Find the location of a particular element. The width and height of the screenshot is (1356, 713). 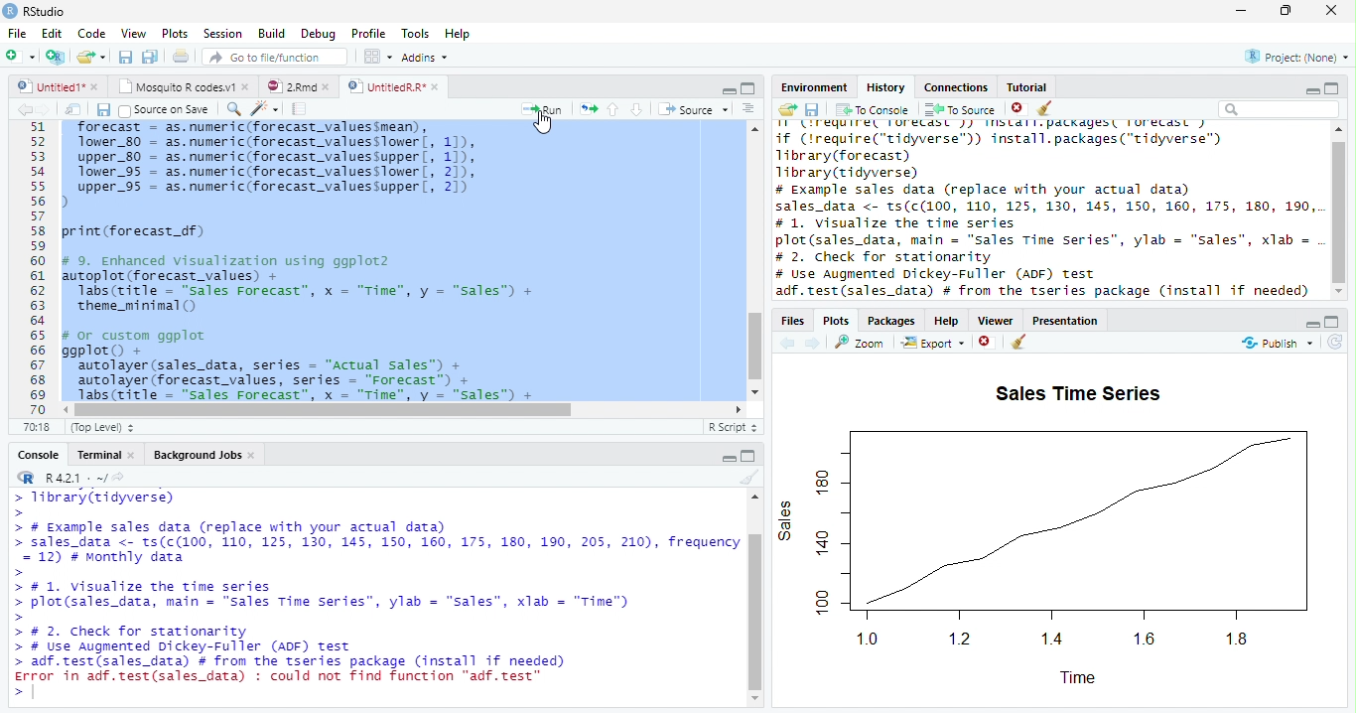

Presentation is located at coordinates (1065, 321).